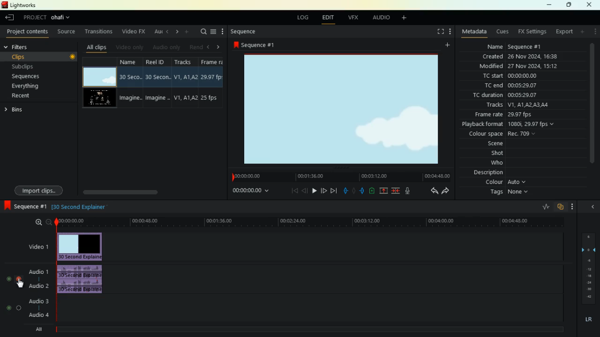  What do you see at coordinates (517, 57) in the screenshot?
I see `created` at bounding box center [517, 57].